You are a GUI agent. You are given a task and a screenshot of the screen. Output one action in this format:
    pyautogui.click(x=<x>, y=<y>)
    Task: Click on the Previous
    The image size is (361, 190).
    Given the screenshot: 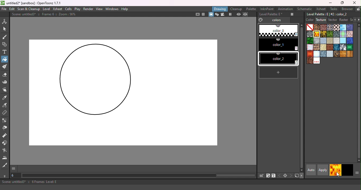 What is the action you would take?
    pyautogui.click(x=354, y=20)
    